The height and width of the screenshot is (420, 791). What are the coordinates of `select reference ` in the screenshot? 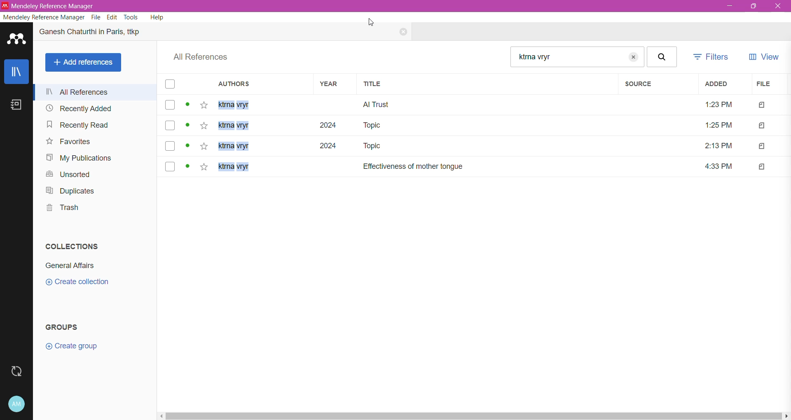 It's located at (171, 166).